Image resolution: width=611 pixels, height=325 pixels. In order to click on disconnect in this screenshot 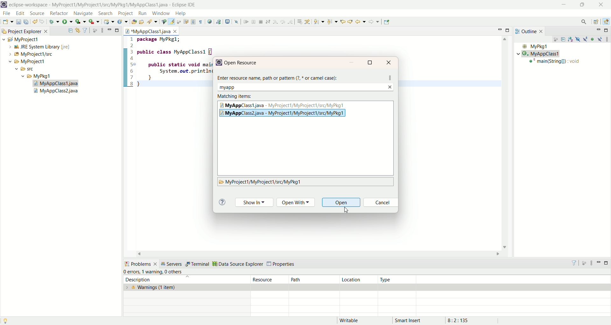, I will do `click(268, 22)`.